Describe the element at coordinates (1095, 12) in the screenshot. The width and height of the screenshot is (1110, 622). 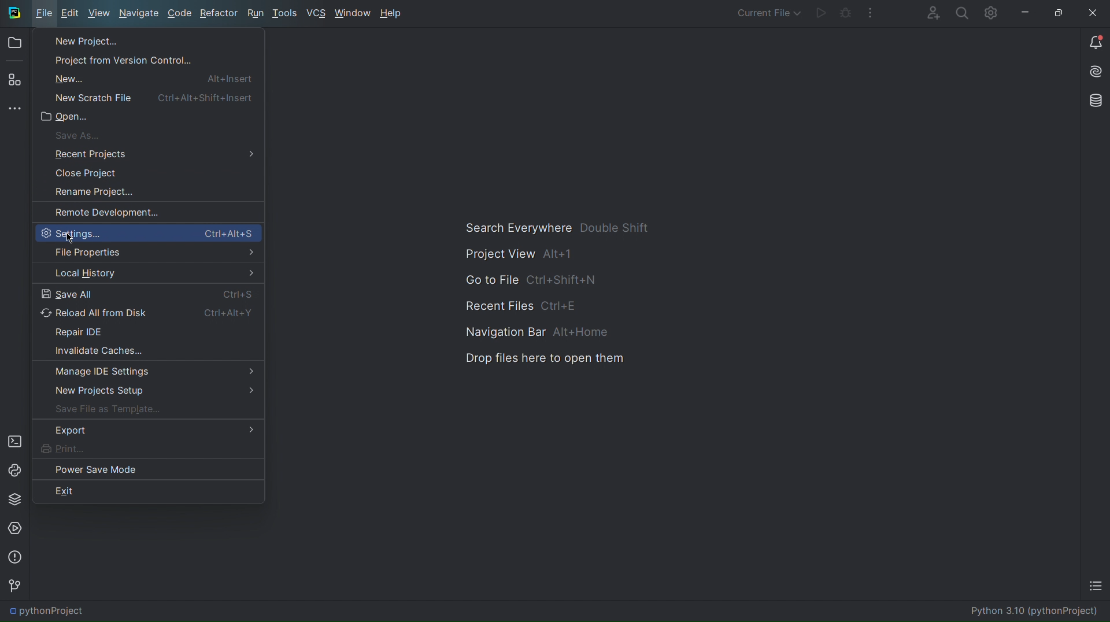
I see `Close` at that location.